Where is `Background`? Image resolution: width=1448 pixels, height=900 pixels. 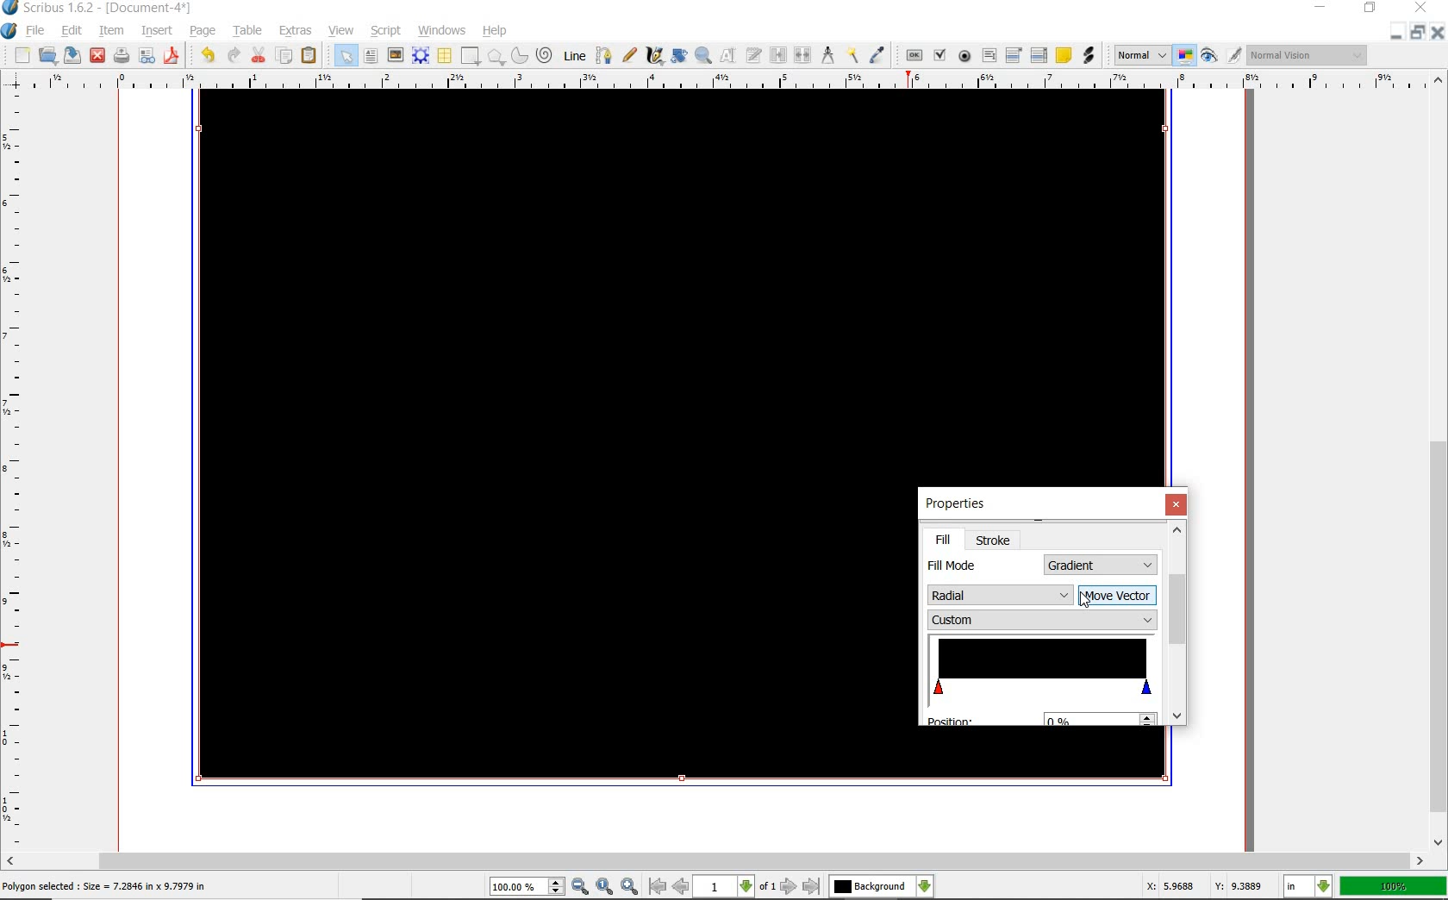
Background is located at coordinates (882, 887).